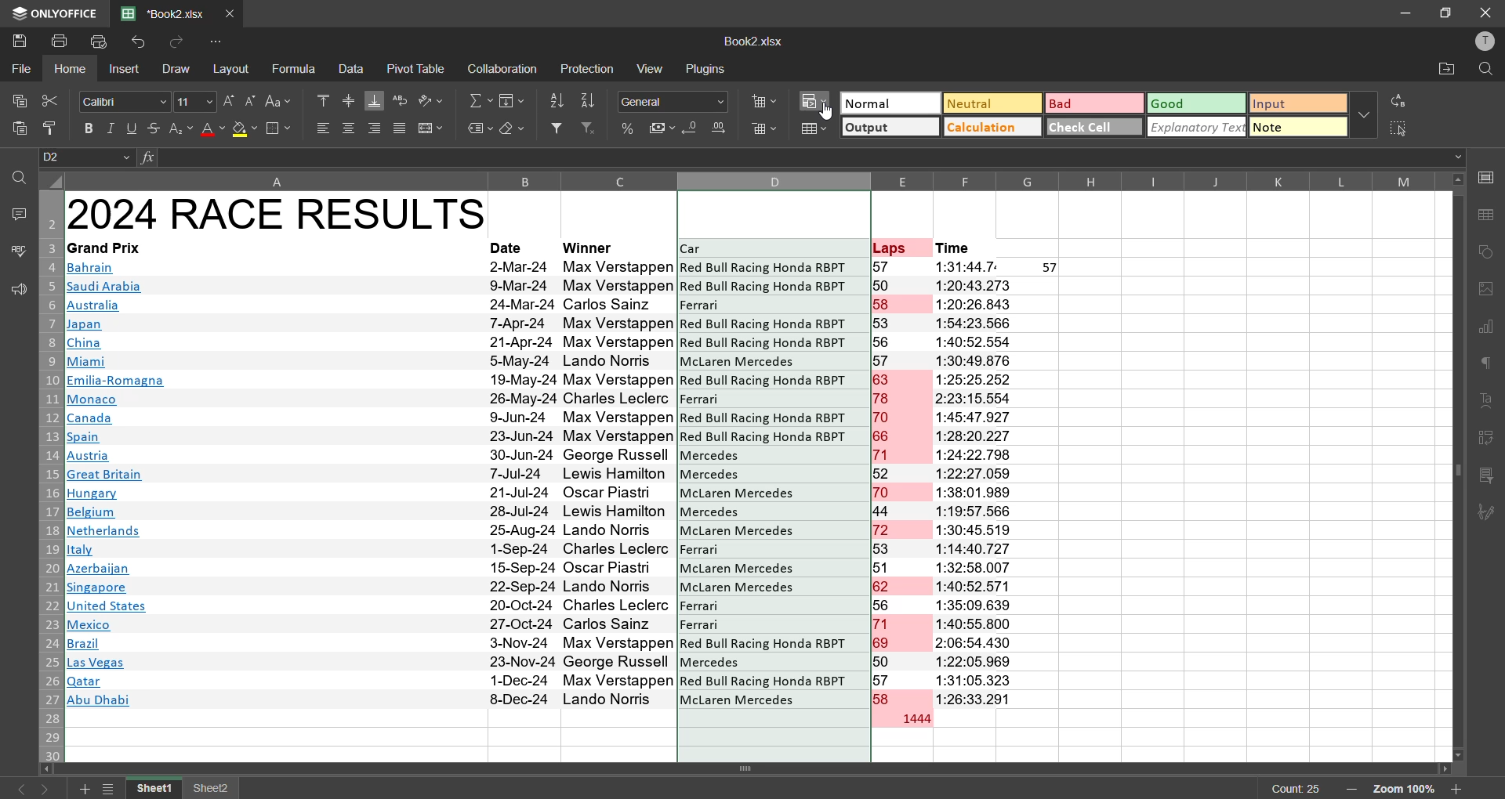 This screenshot has height=799, width=1505. Describe the element at coordinates (20, 132) in the screenshot. I see `paste` at that location.